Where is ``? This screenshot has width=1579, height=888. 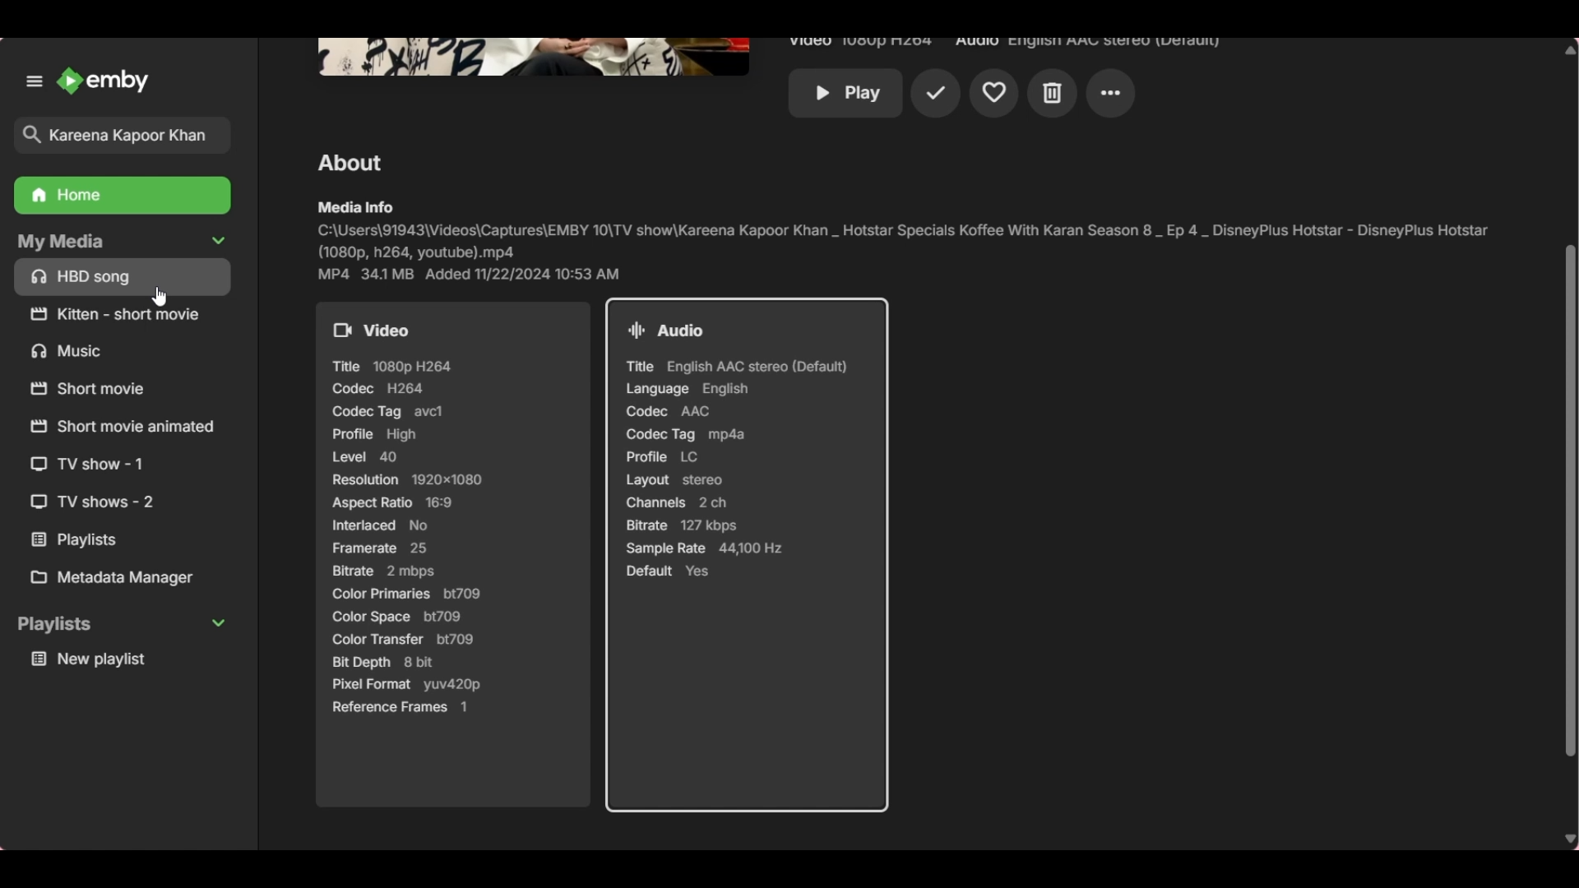  is located at coordinates (92, 315).